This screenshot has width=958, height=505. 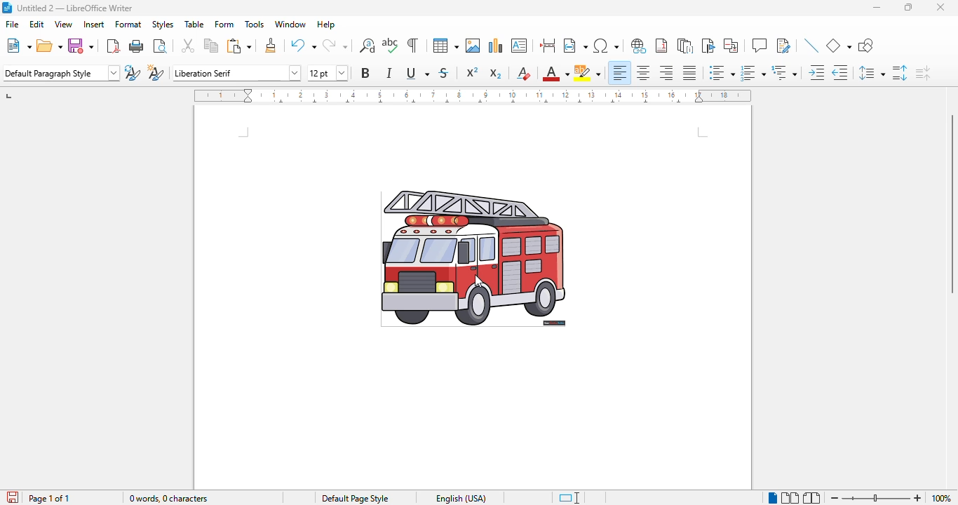 I want to click on table, so click(x=194, y=24).